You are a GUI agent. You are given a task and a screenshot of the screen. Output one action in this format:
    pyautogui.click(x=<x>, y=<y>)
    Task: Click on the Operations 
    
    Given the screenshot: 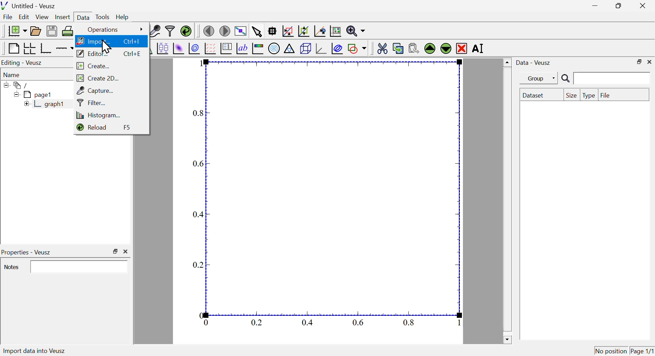 What is the action you would take?
    pyautogui.click(x=114, y=30)
    